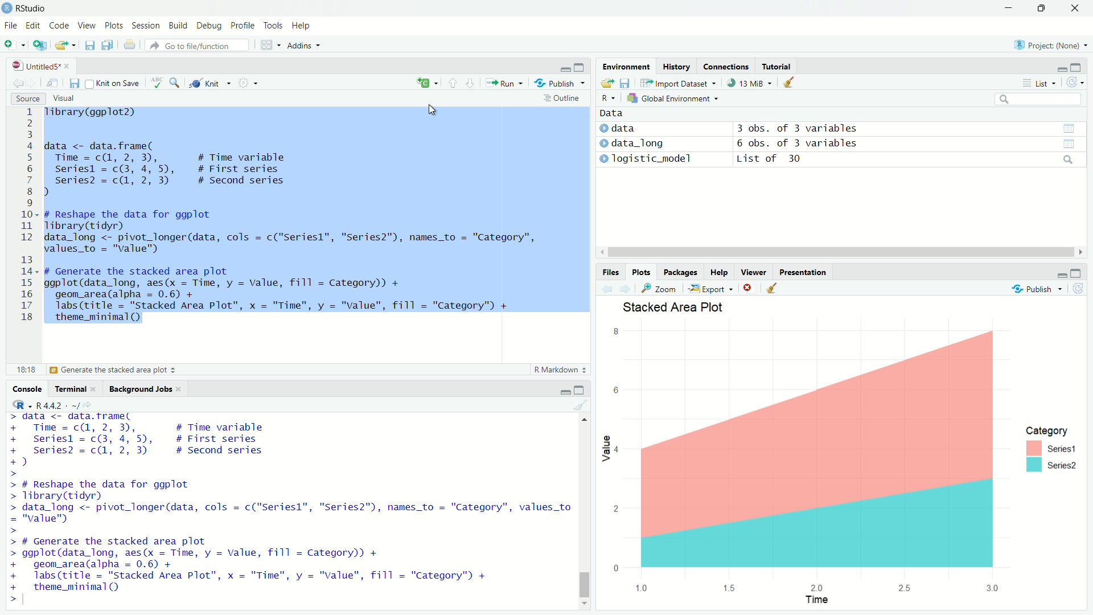  I want to click on Knit, so click(211, 84).